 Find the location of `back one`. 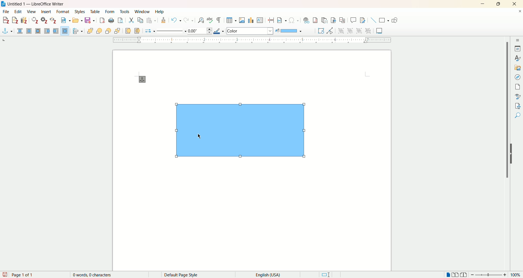

back one is located at coordinates (109, 31).